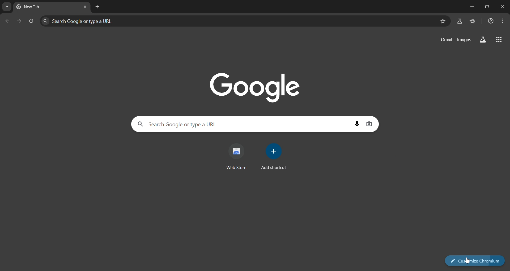 Image resolution: width=510 pixels, height=271 pixels. Describe the element at coordinates (86, 7) in the screenshot. I see `close tab` at that location.